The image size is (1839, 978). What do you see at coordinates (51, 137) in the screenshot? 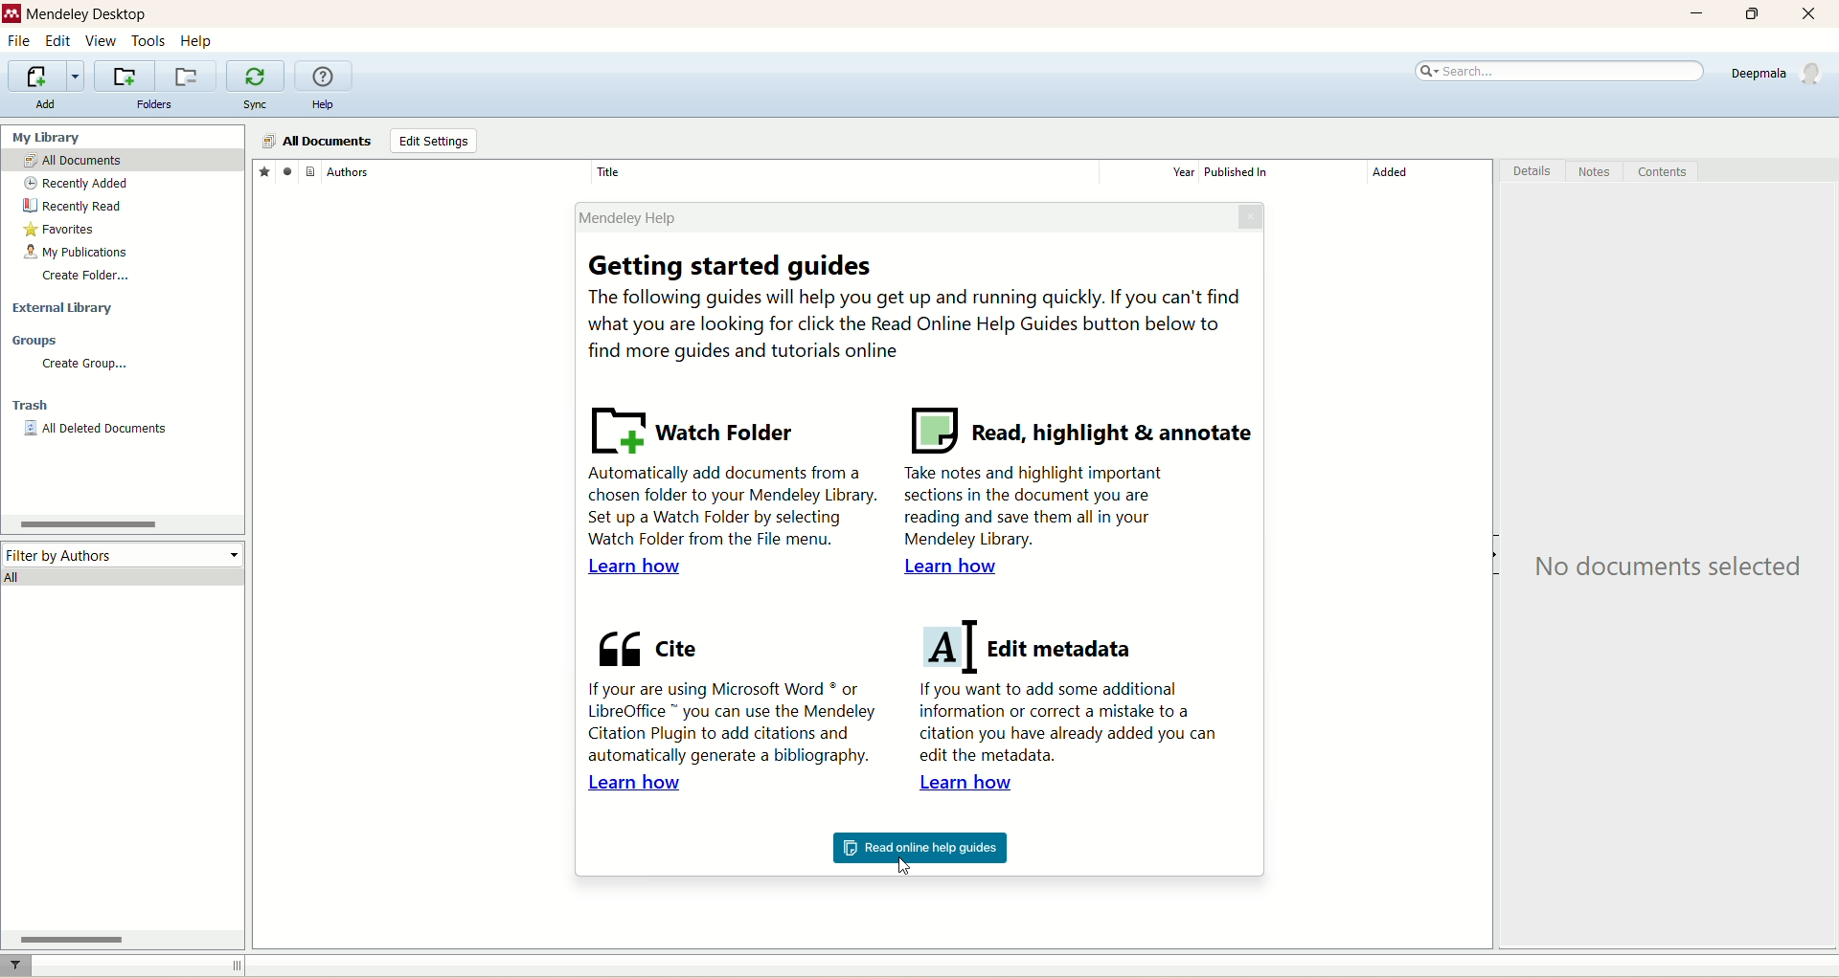
I see `my library` at bounding box center [51, 137].